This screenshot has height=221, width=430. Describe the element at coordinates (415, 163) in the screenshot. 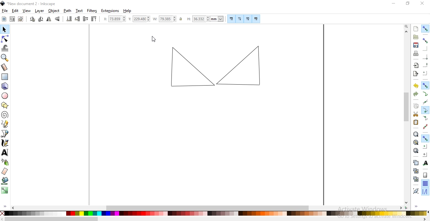

I see `create a duplicate` at that location.